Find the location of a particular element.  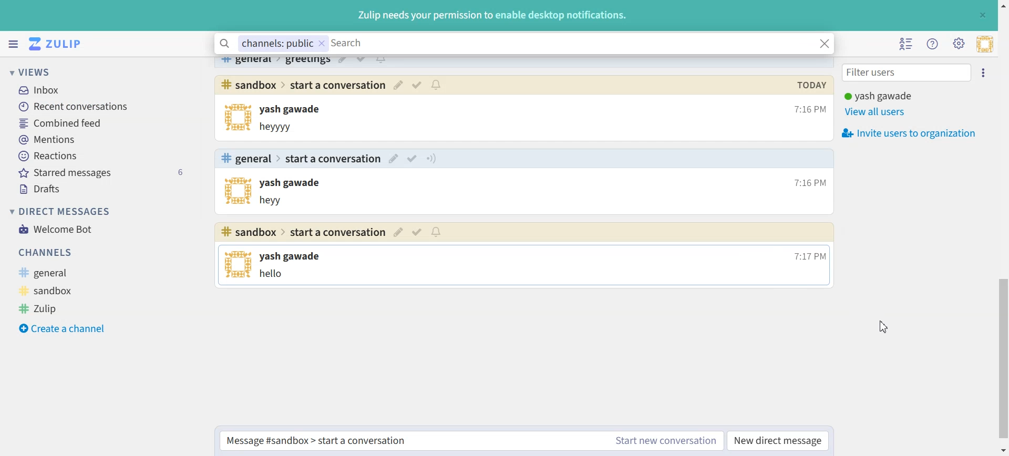

Zulip is located at coordinates (56, 308).